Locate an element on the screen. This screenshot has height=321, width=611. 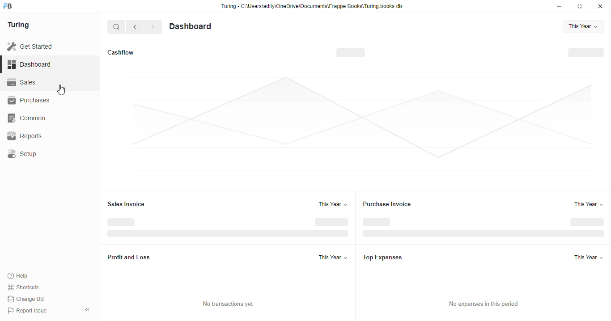
Dashboard is located at coordinates (42, 64).